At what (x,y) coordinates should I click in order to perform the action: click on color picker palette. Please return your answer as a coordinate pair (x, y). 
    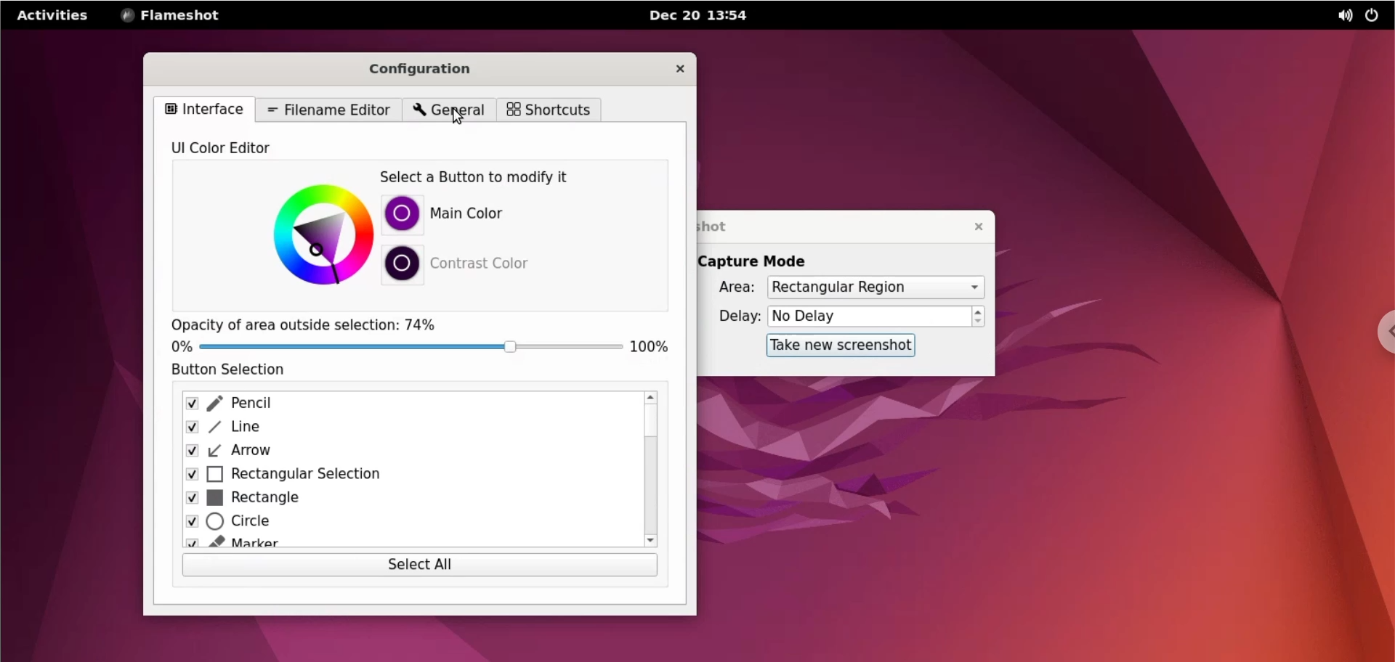
    Looking at the image, I should click on (308, 234).